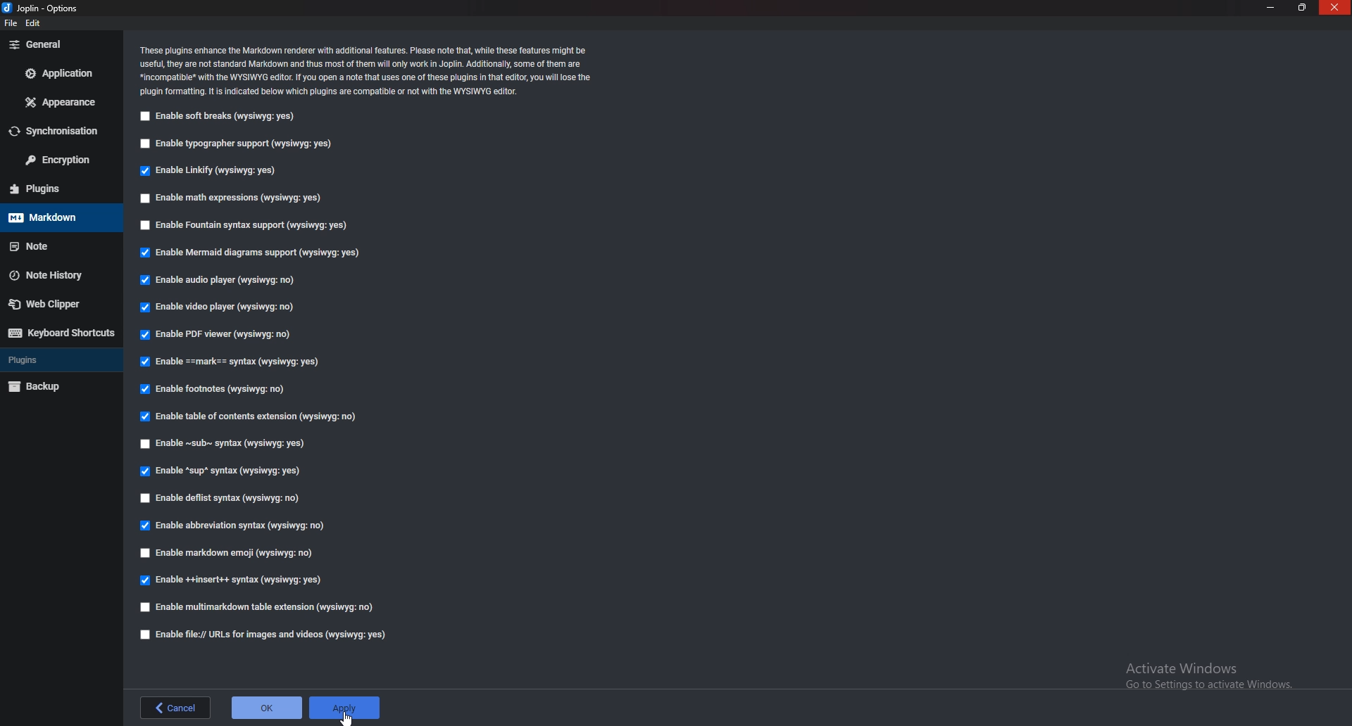  I want to click on Enable video player, so click(219, 307).